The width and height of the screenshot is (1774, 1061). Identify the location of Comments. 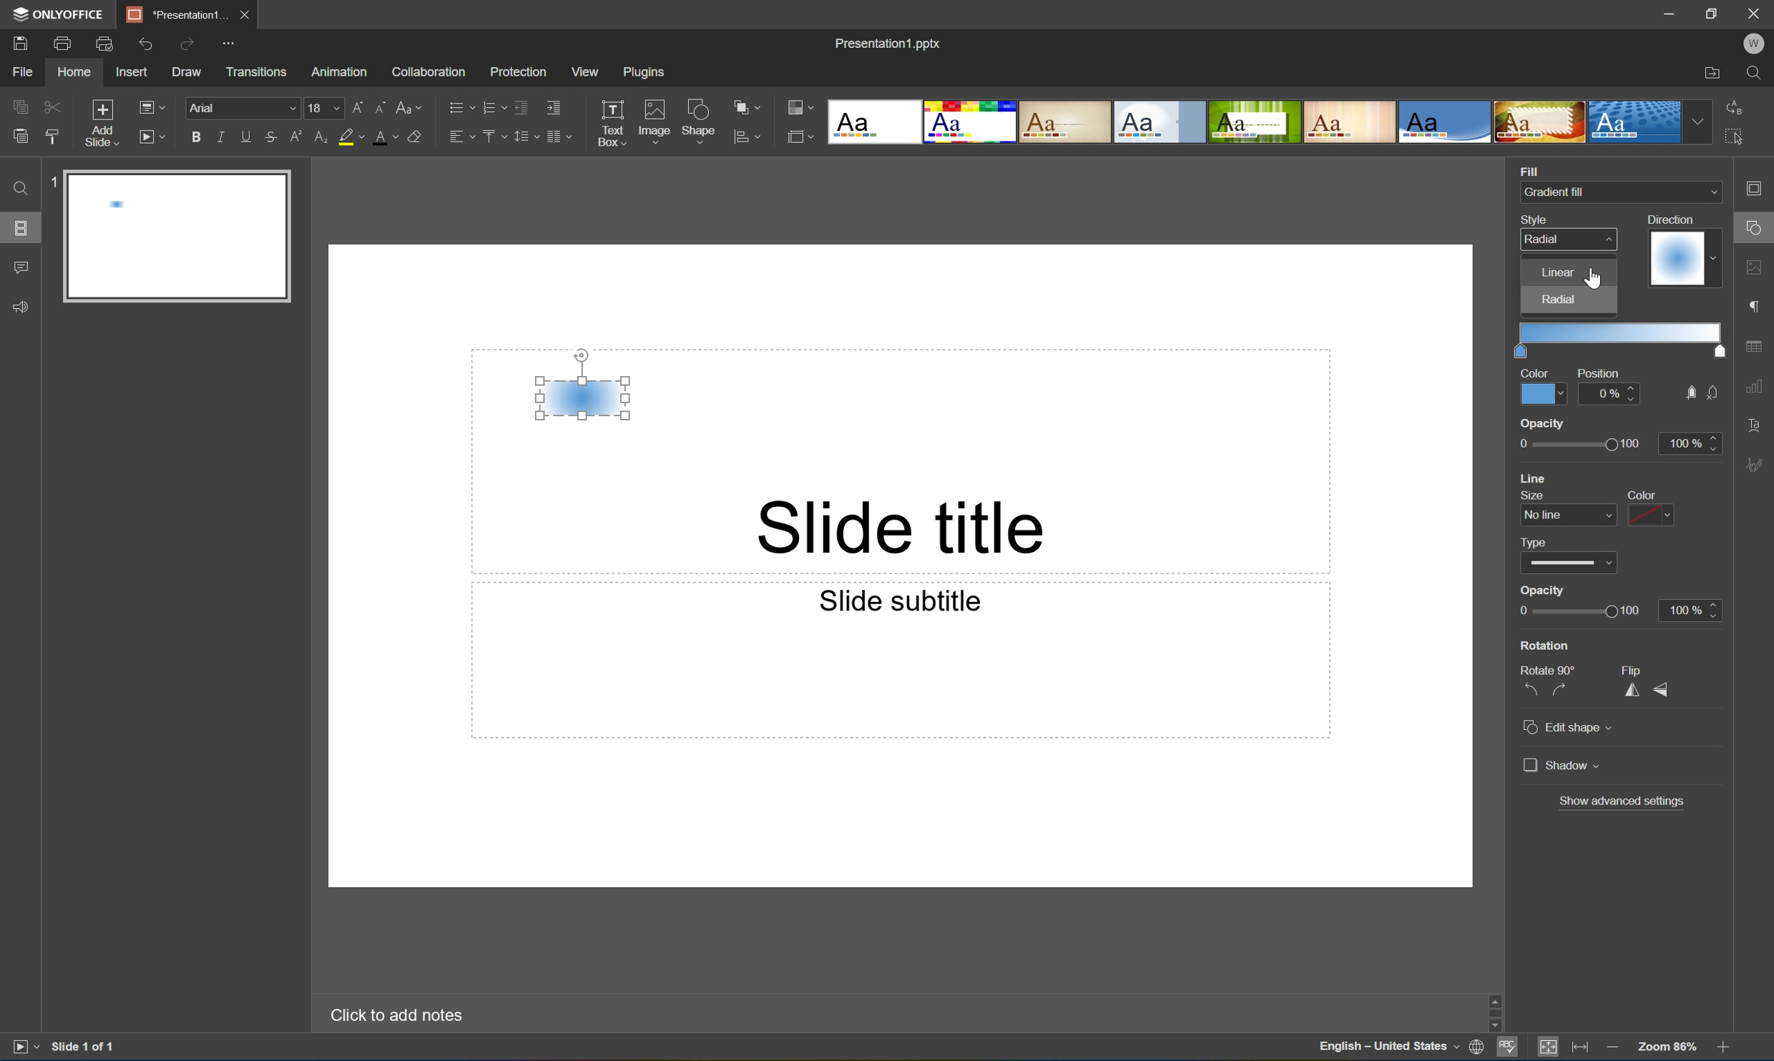
(20, 268).